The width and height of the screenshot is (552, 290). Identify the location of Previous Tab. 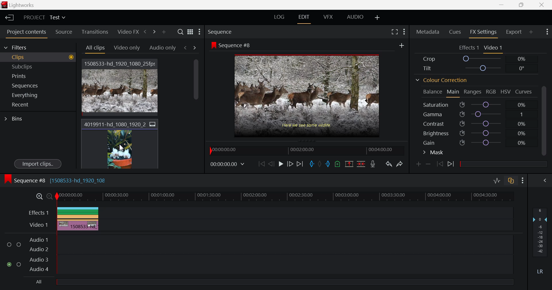
(186, 48).